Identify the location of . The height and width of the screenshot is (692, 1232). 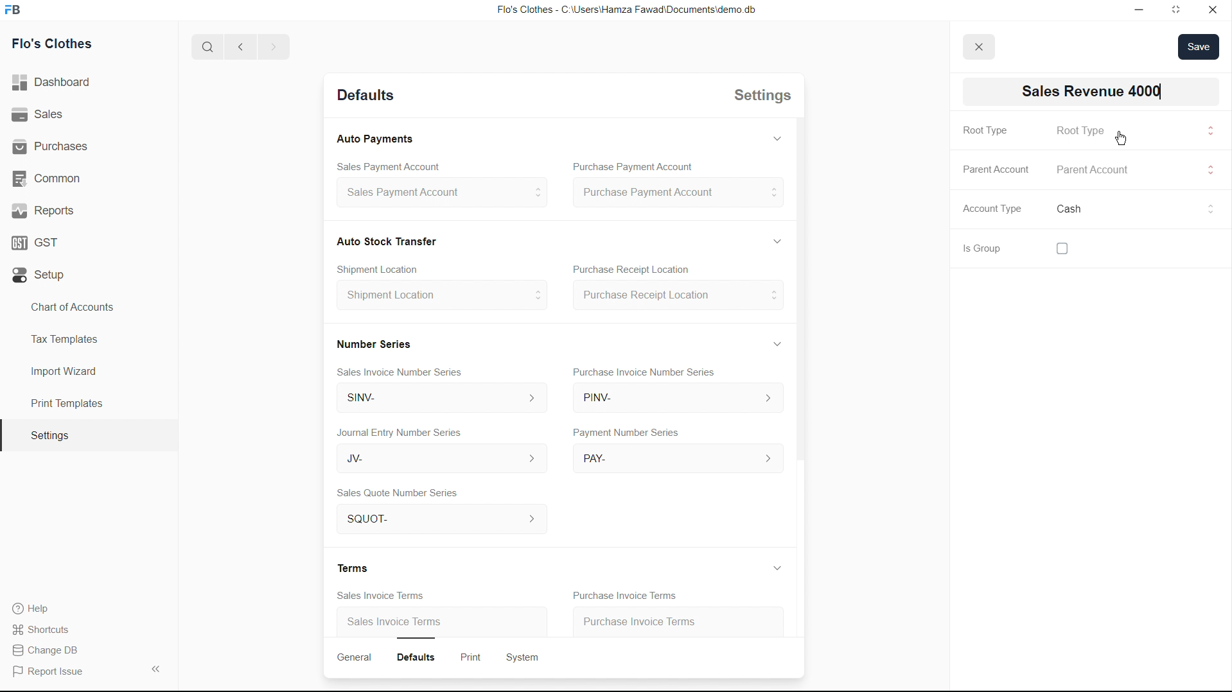
(1208, 134).